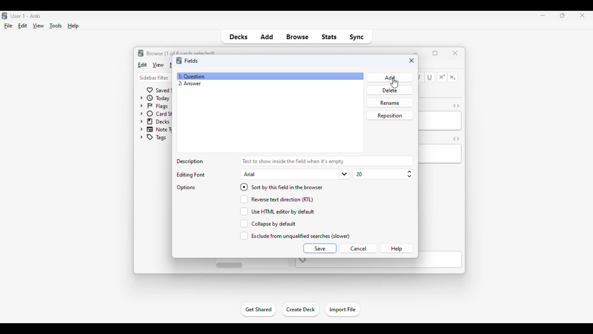 The height and width of the screenshot is (334, 593). I want to click on collapse by default, so click(268, 224).